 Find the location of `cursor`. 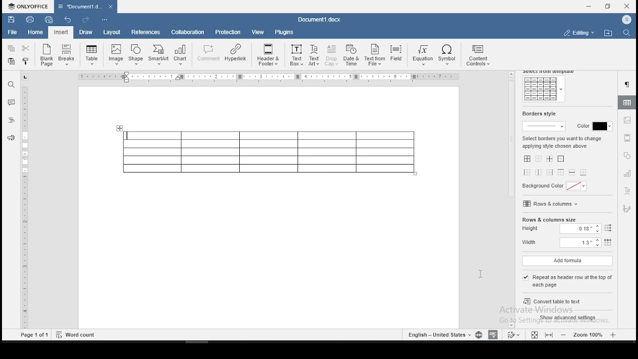

cursor is located at coordinates (529, 280).